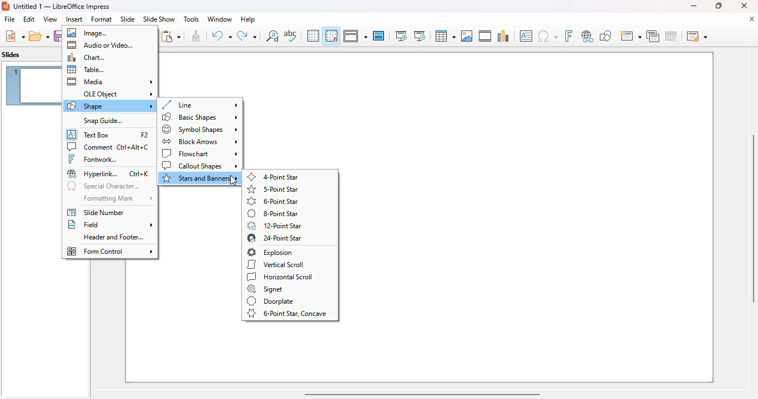 The image size is (758, 399). What do you see at coordinates (159, 19) in the screenshot?
I see `slide show` at bounding box center [159, 19].